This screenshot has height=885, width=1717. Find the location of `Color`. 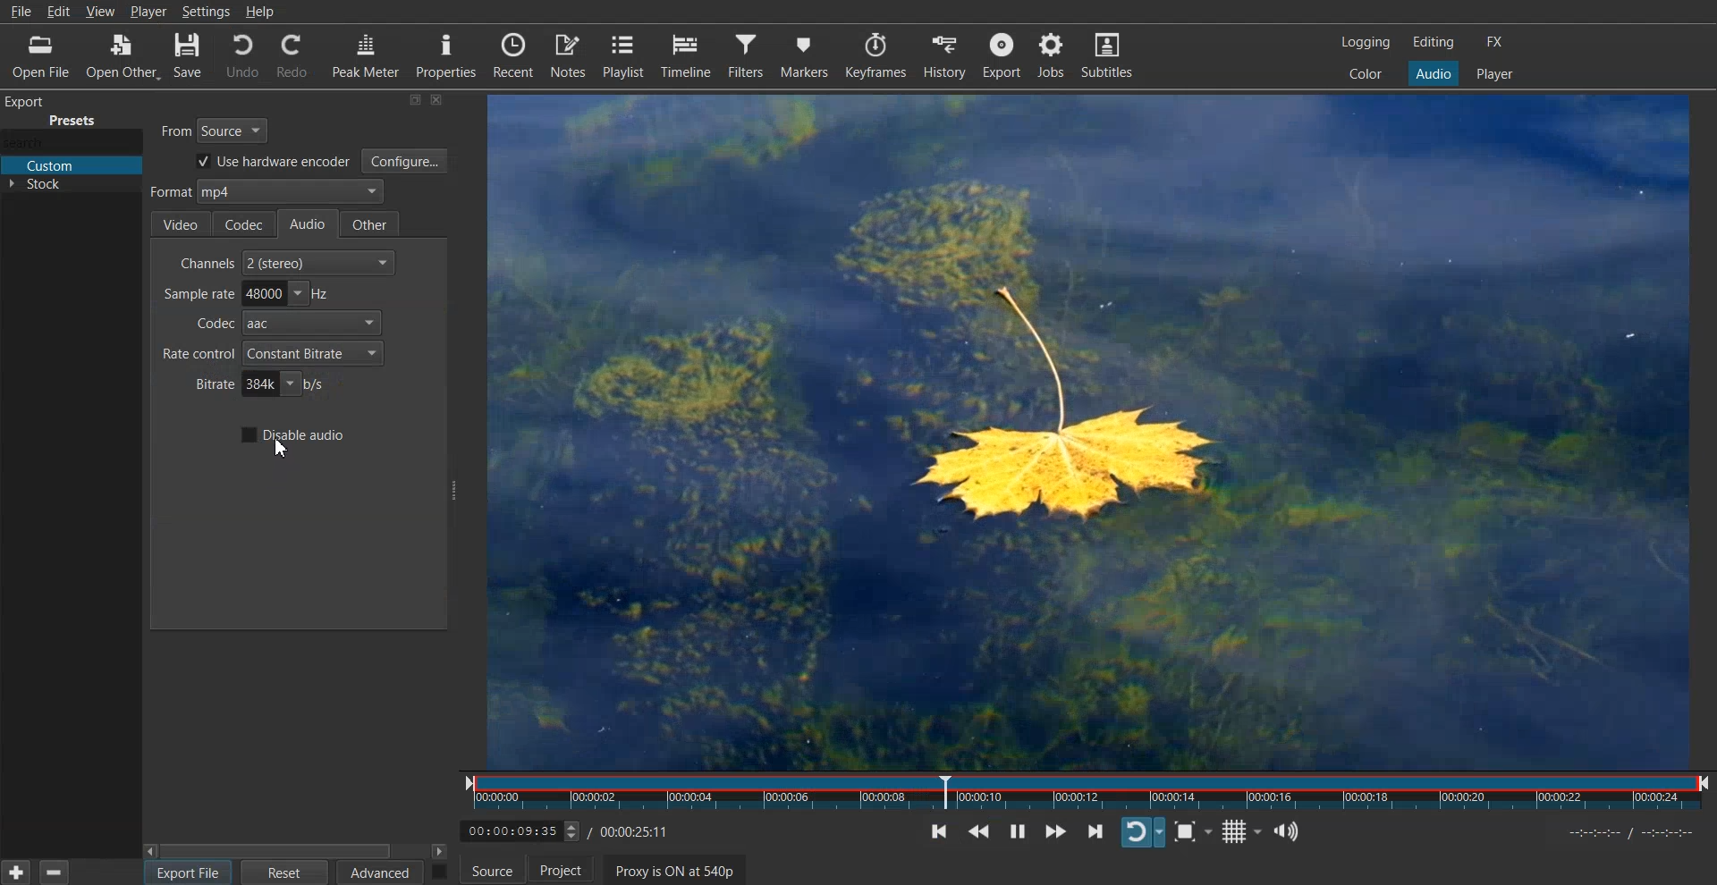

Color is located at coordinates (1366, 72).